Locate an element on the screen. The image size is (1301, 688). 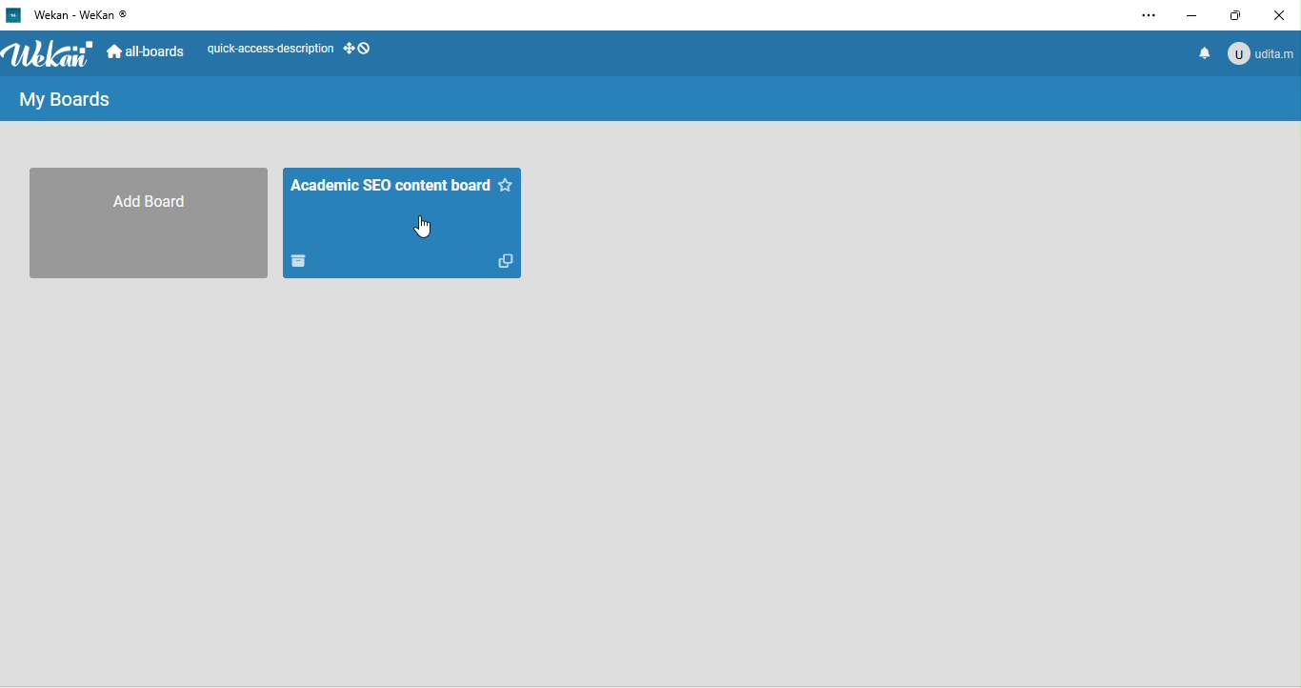
Wekan - WeKan is located at coordinates (75, 17).